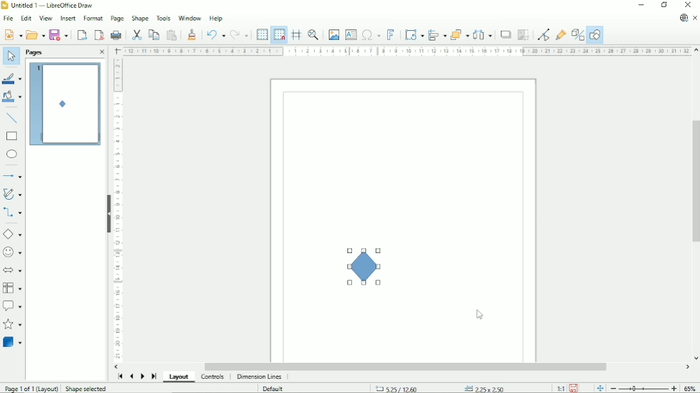 This screenshot has height=393, width=700. I want to click on Align objects, so click(437, 34).